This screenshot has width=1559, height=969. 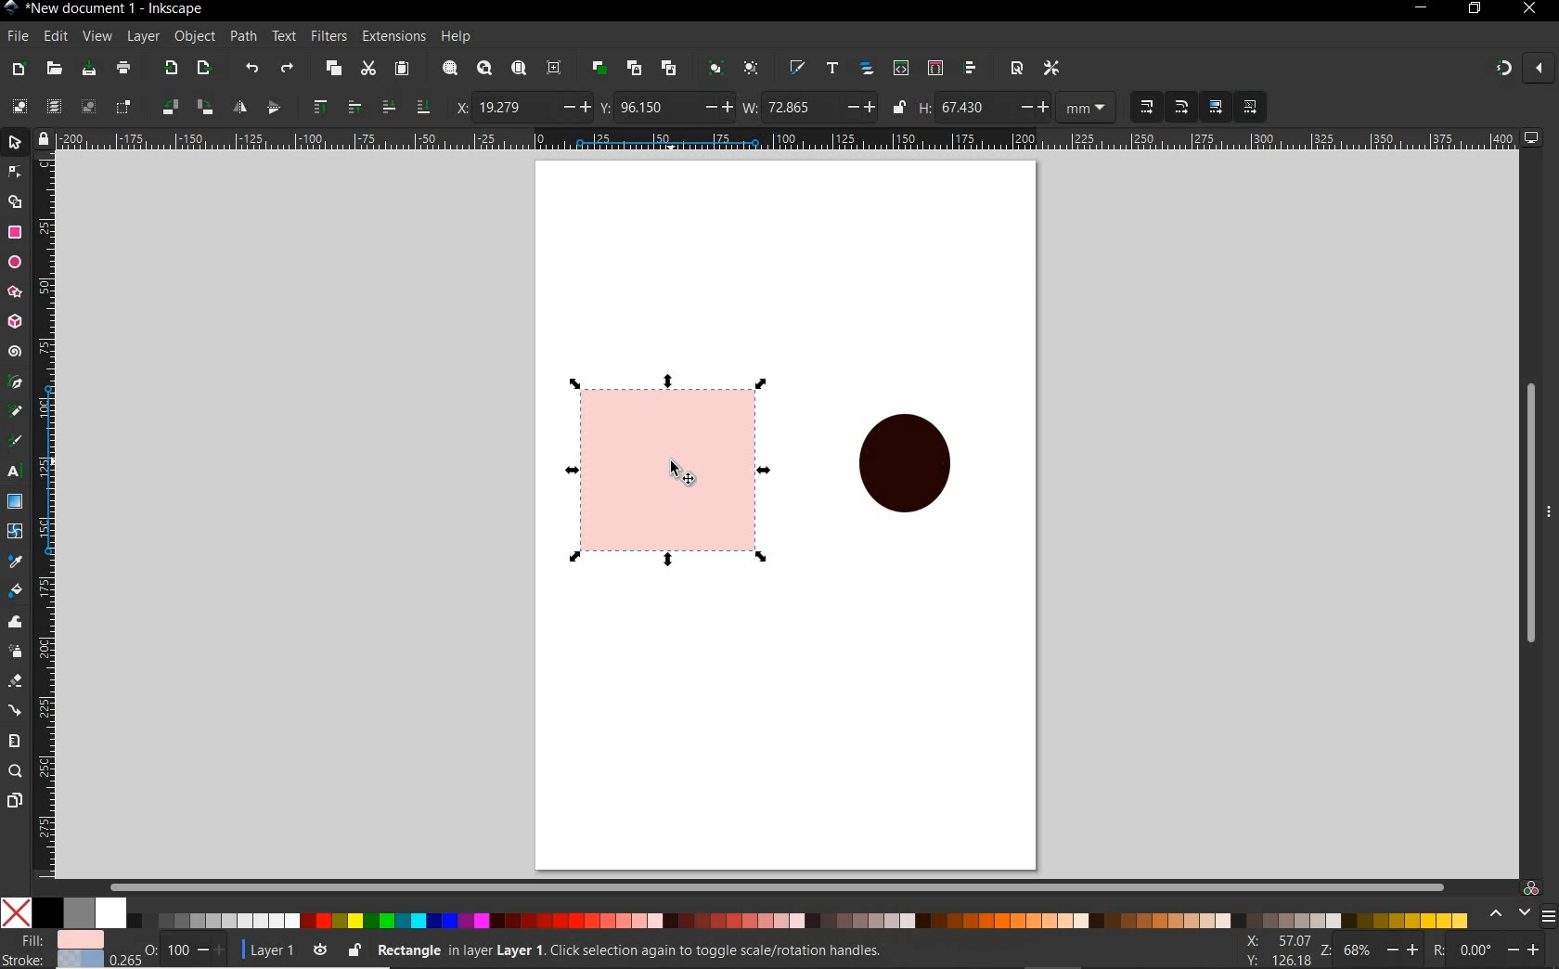 I want to click on ellipse ,arc tool, so click(x=14, y=261).